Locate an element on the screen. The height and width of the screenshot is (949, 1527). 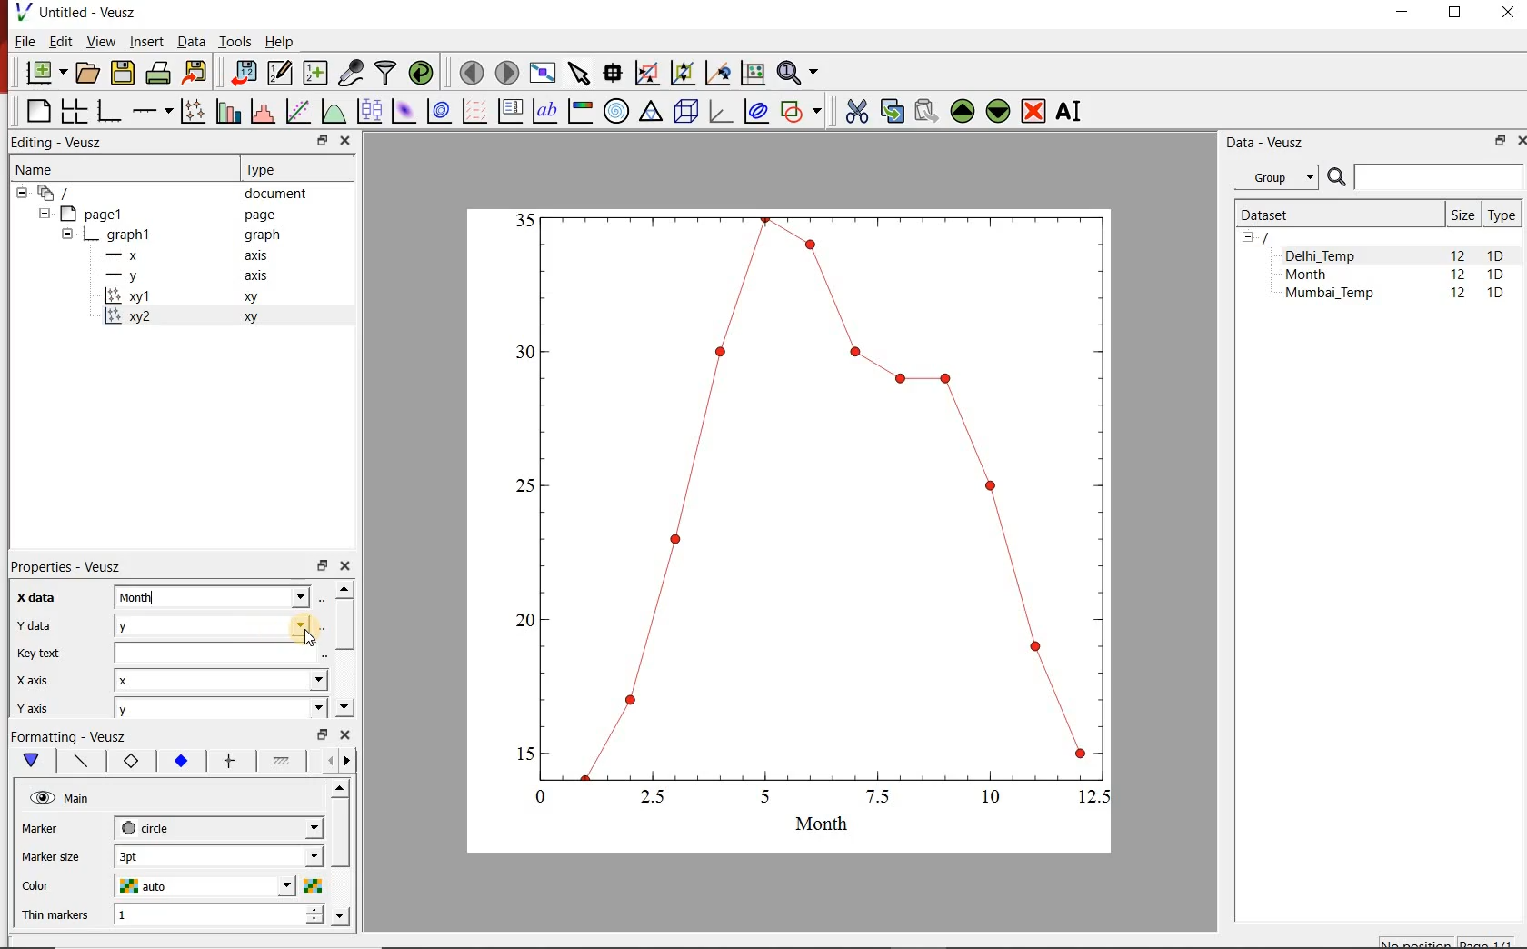
new document is located at coordinates (45, 73).